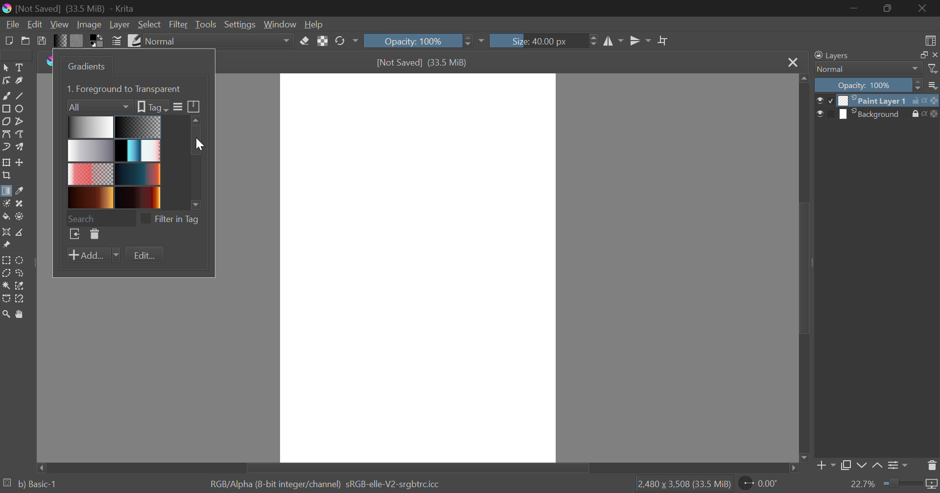 The image size is (940, 493). I want to click on Similar Color Selection, so click(20, 286).